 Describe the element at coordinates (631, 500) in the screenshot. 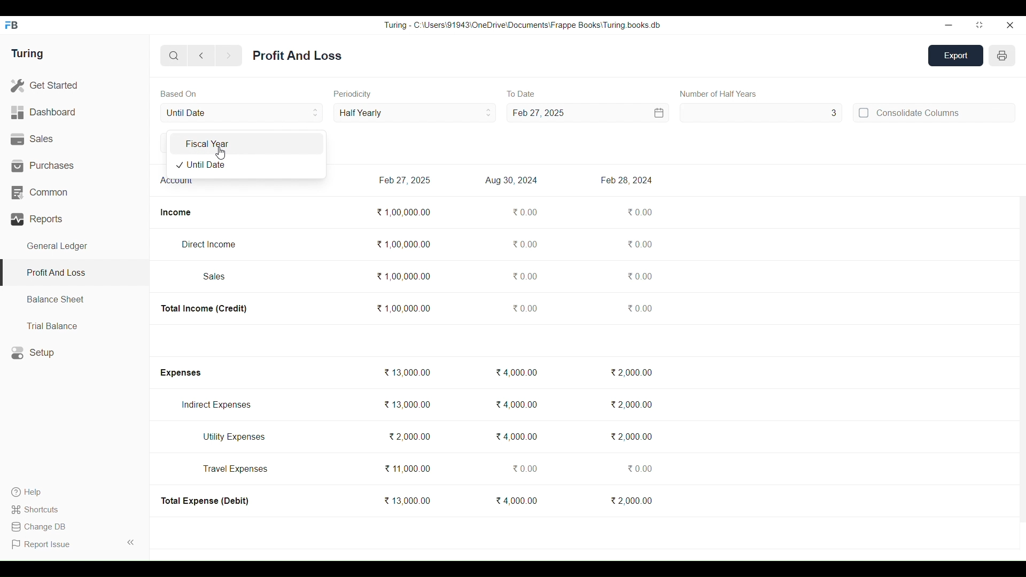

I see `2,000.00` at that location.